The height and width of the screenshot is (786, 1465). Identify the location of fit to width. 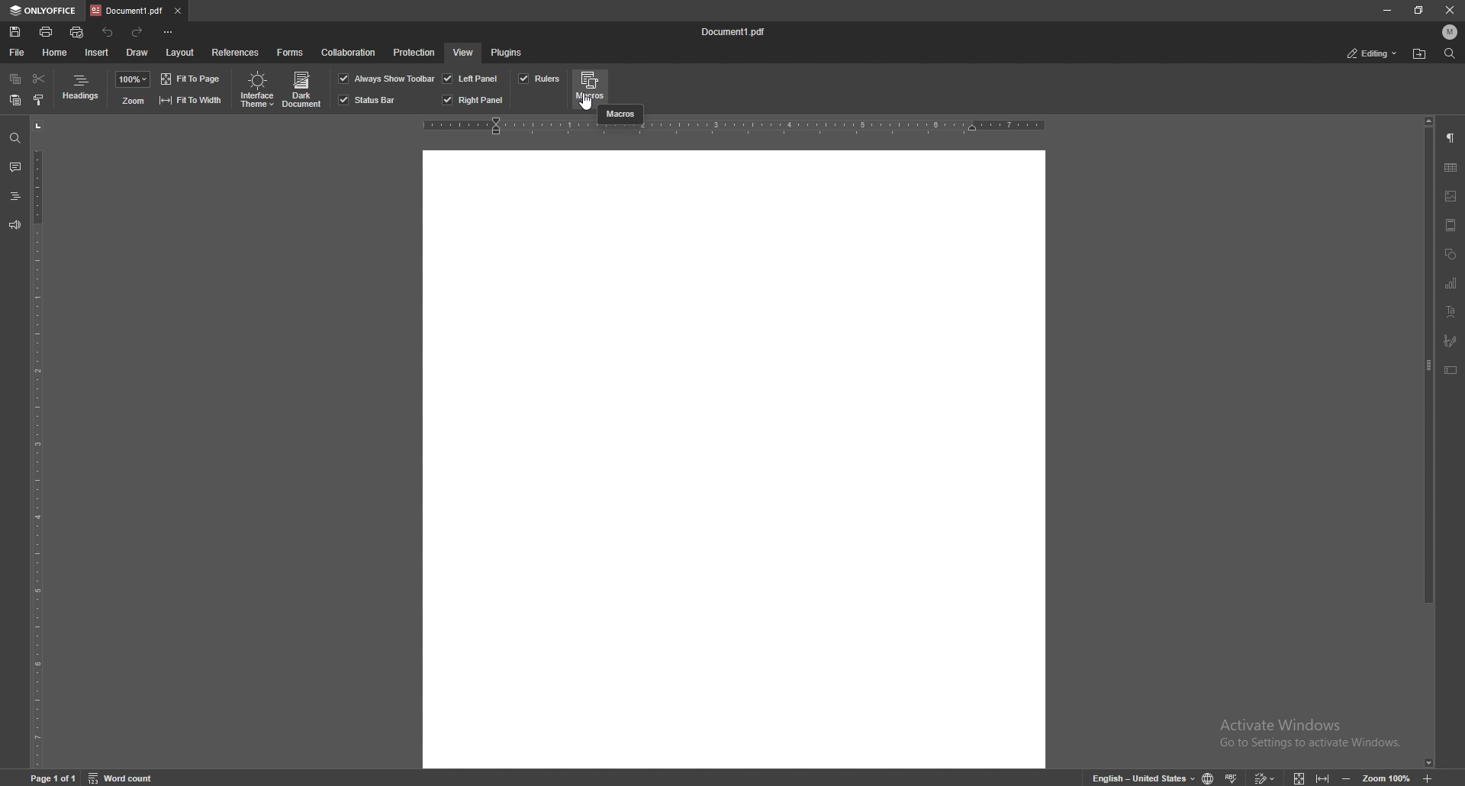
(190, 99).